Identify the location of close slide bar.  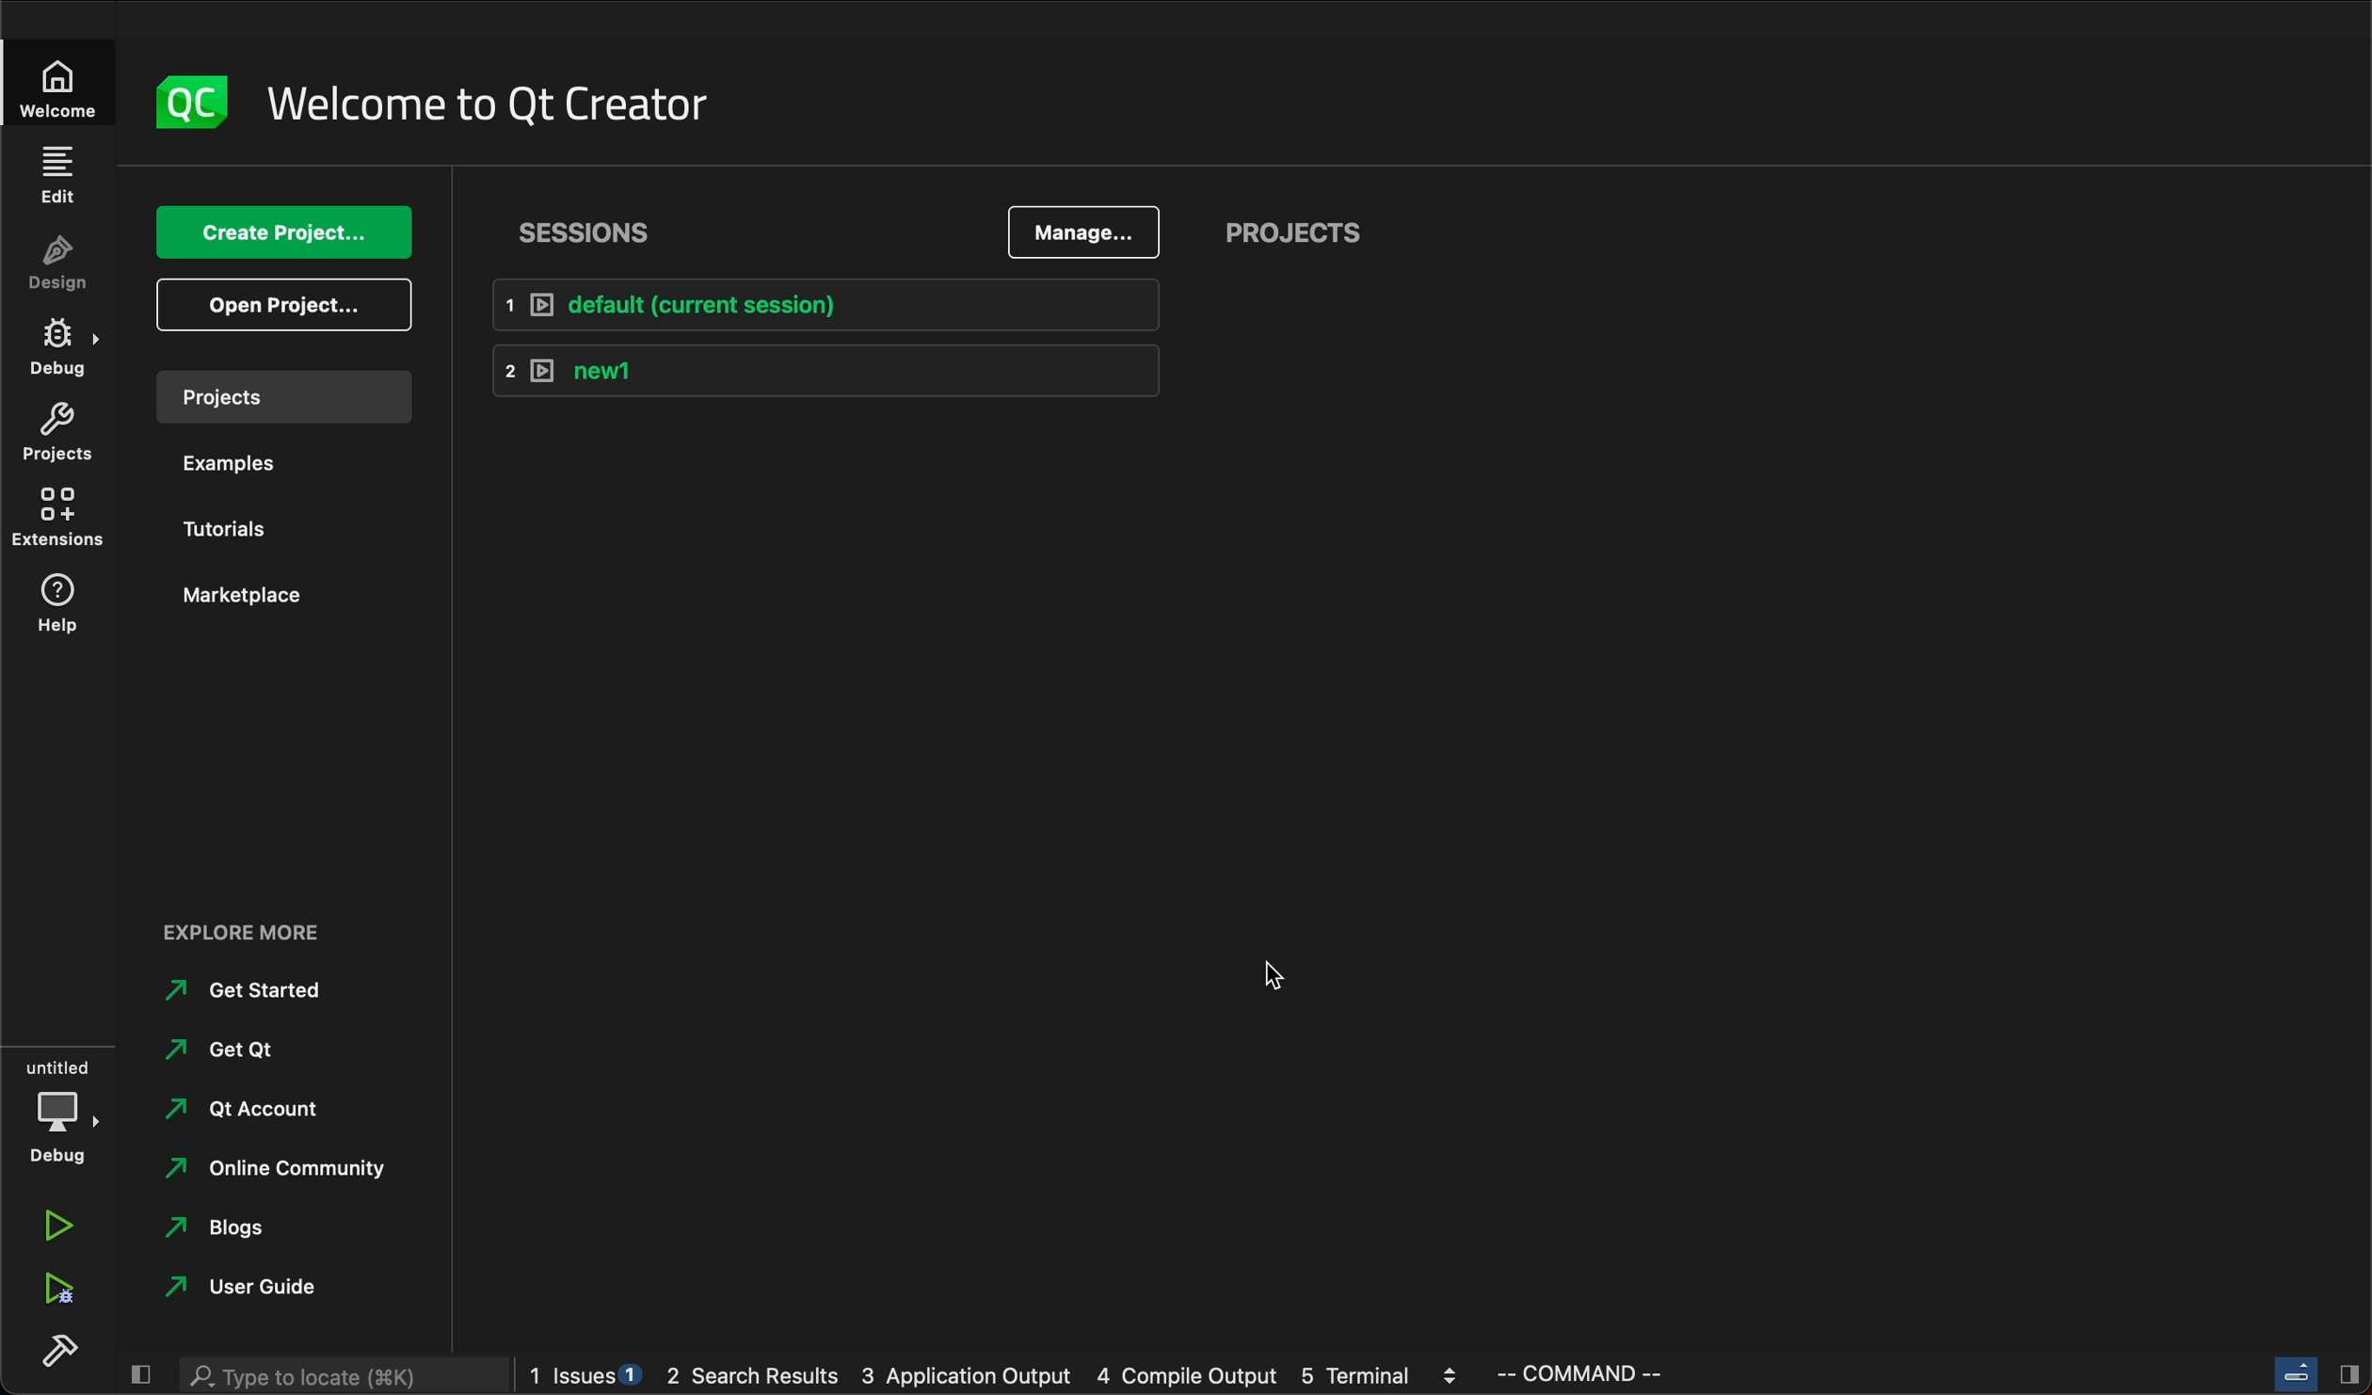
(2313, 1373).